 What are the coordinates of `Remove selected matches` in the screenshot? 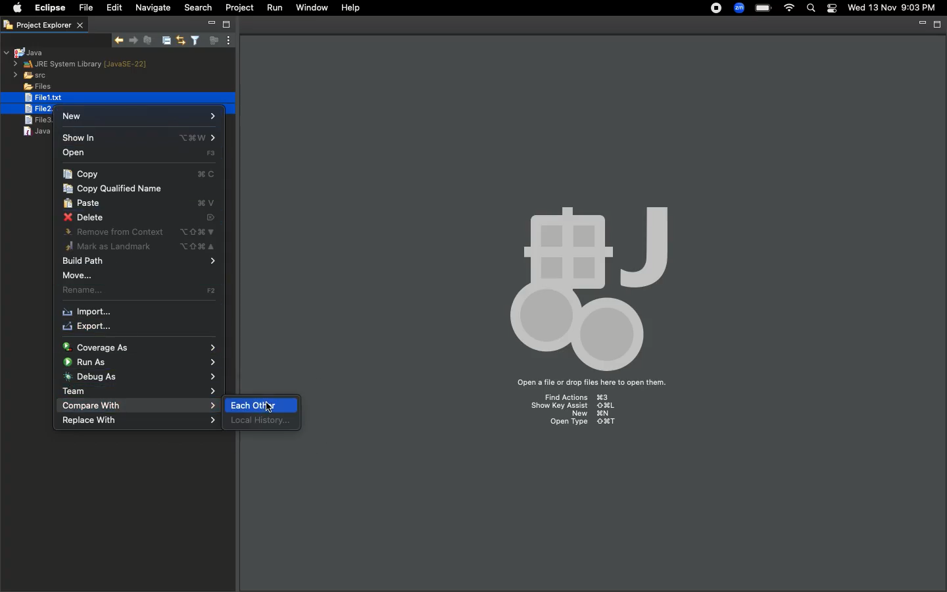 It's located at (147, 39).